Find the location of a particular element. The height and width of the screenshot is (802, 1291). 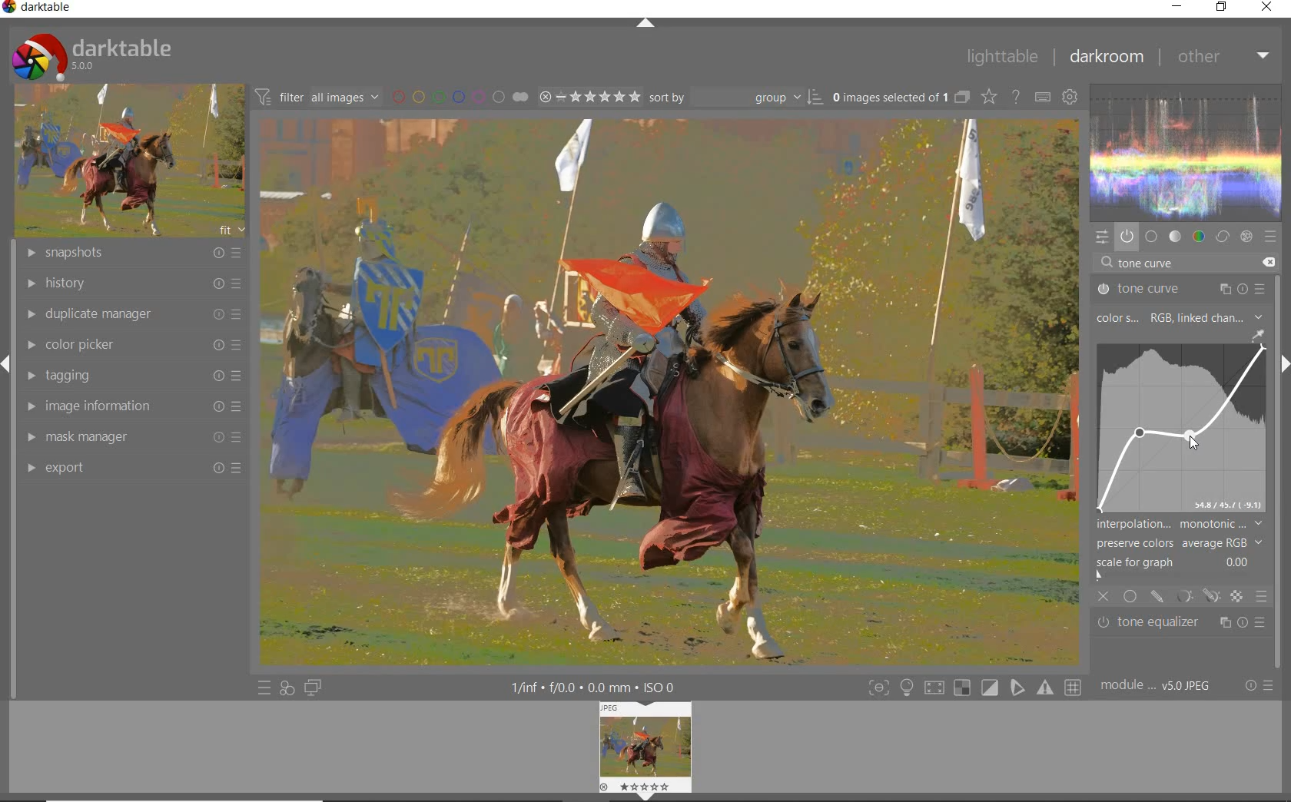

lighttable is located at coordinates (1001, 58).